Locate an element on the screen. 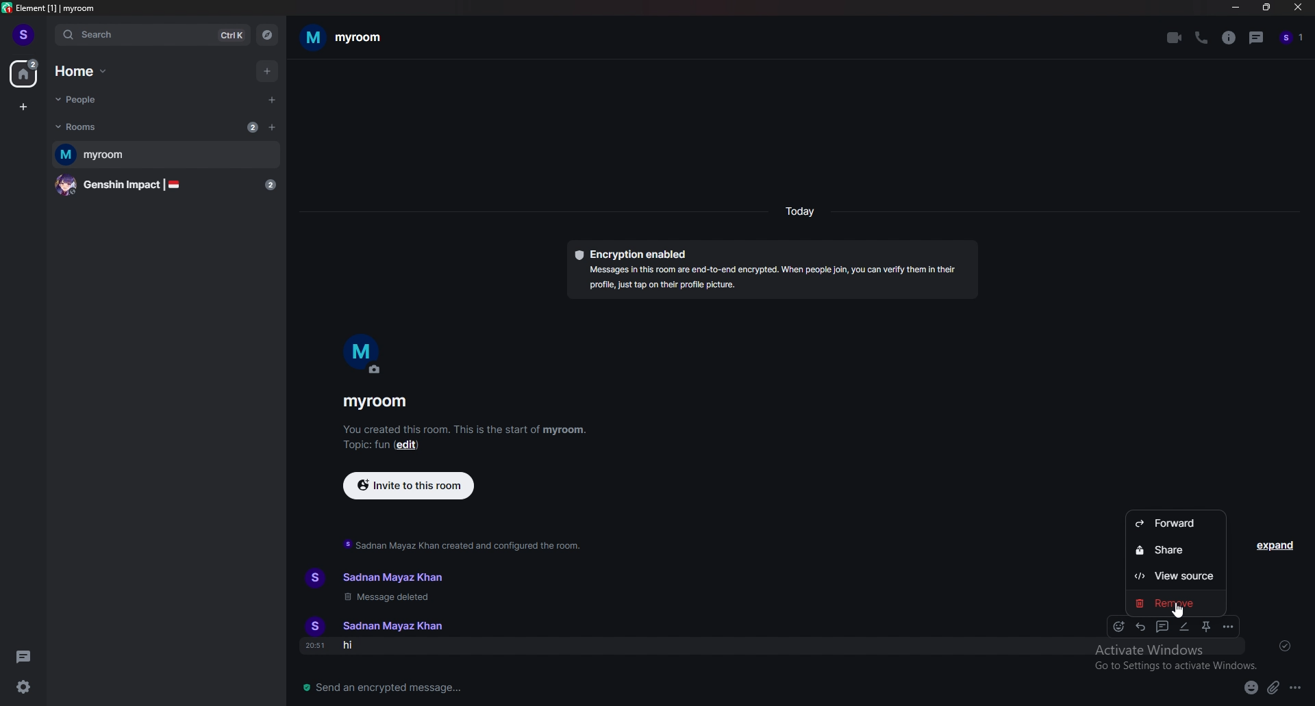 Image resolution: width=1315 pixels, height=706 pixels. pin is located at coordinates (1208, 627).